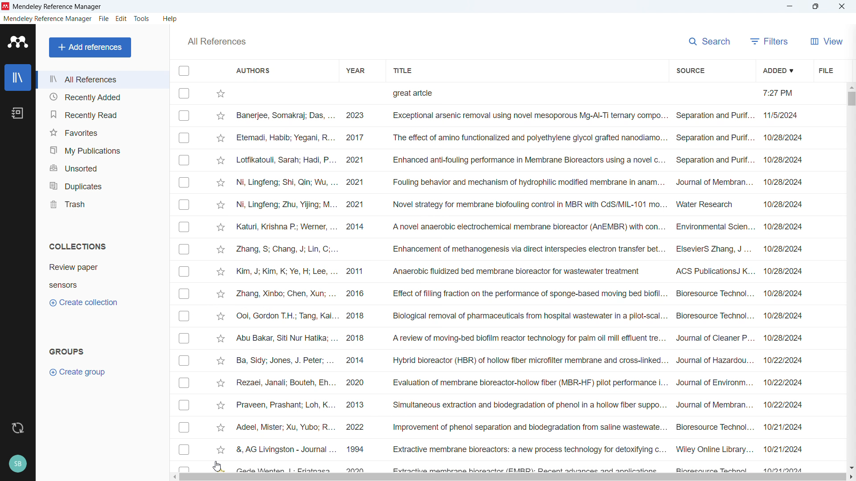  I want to click on search , so click(711, 40).